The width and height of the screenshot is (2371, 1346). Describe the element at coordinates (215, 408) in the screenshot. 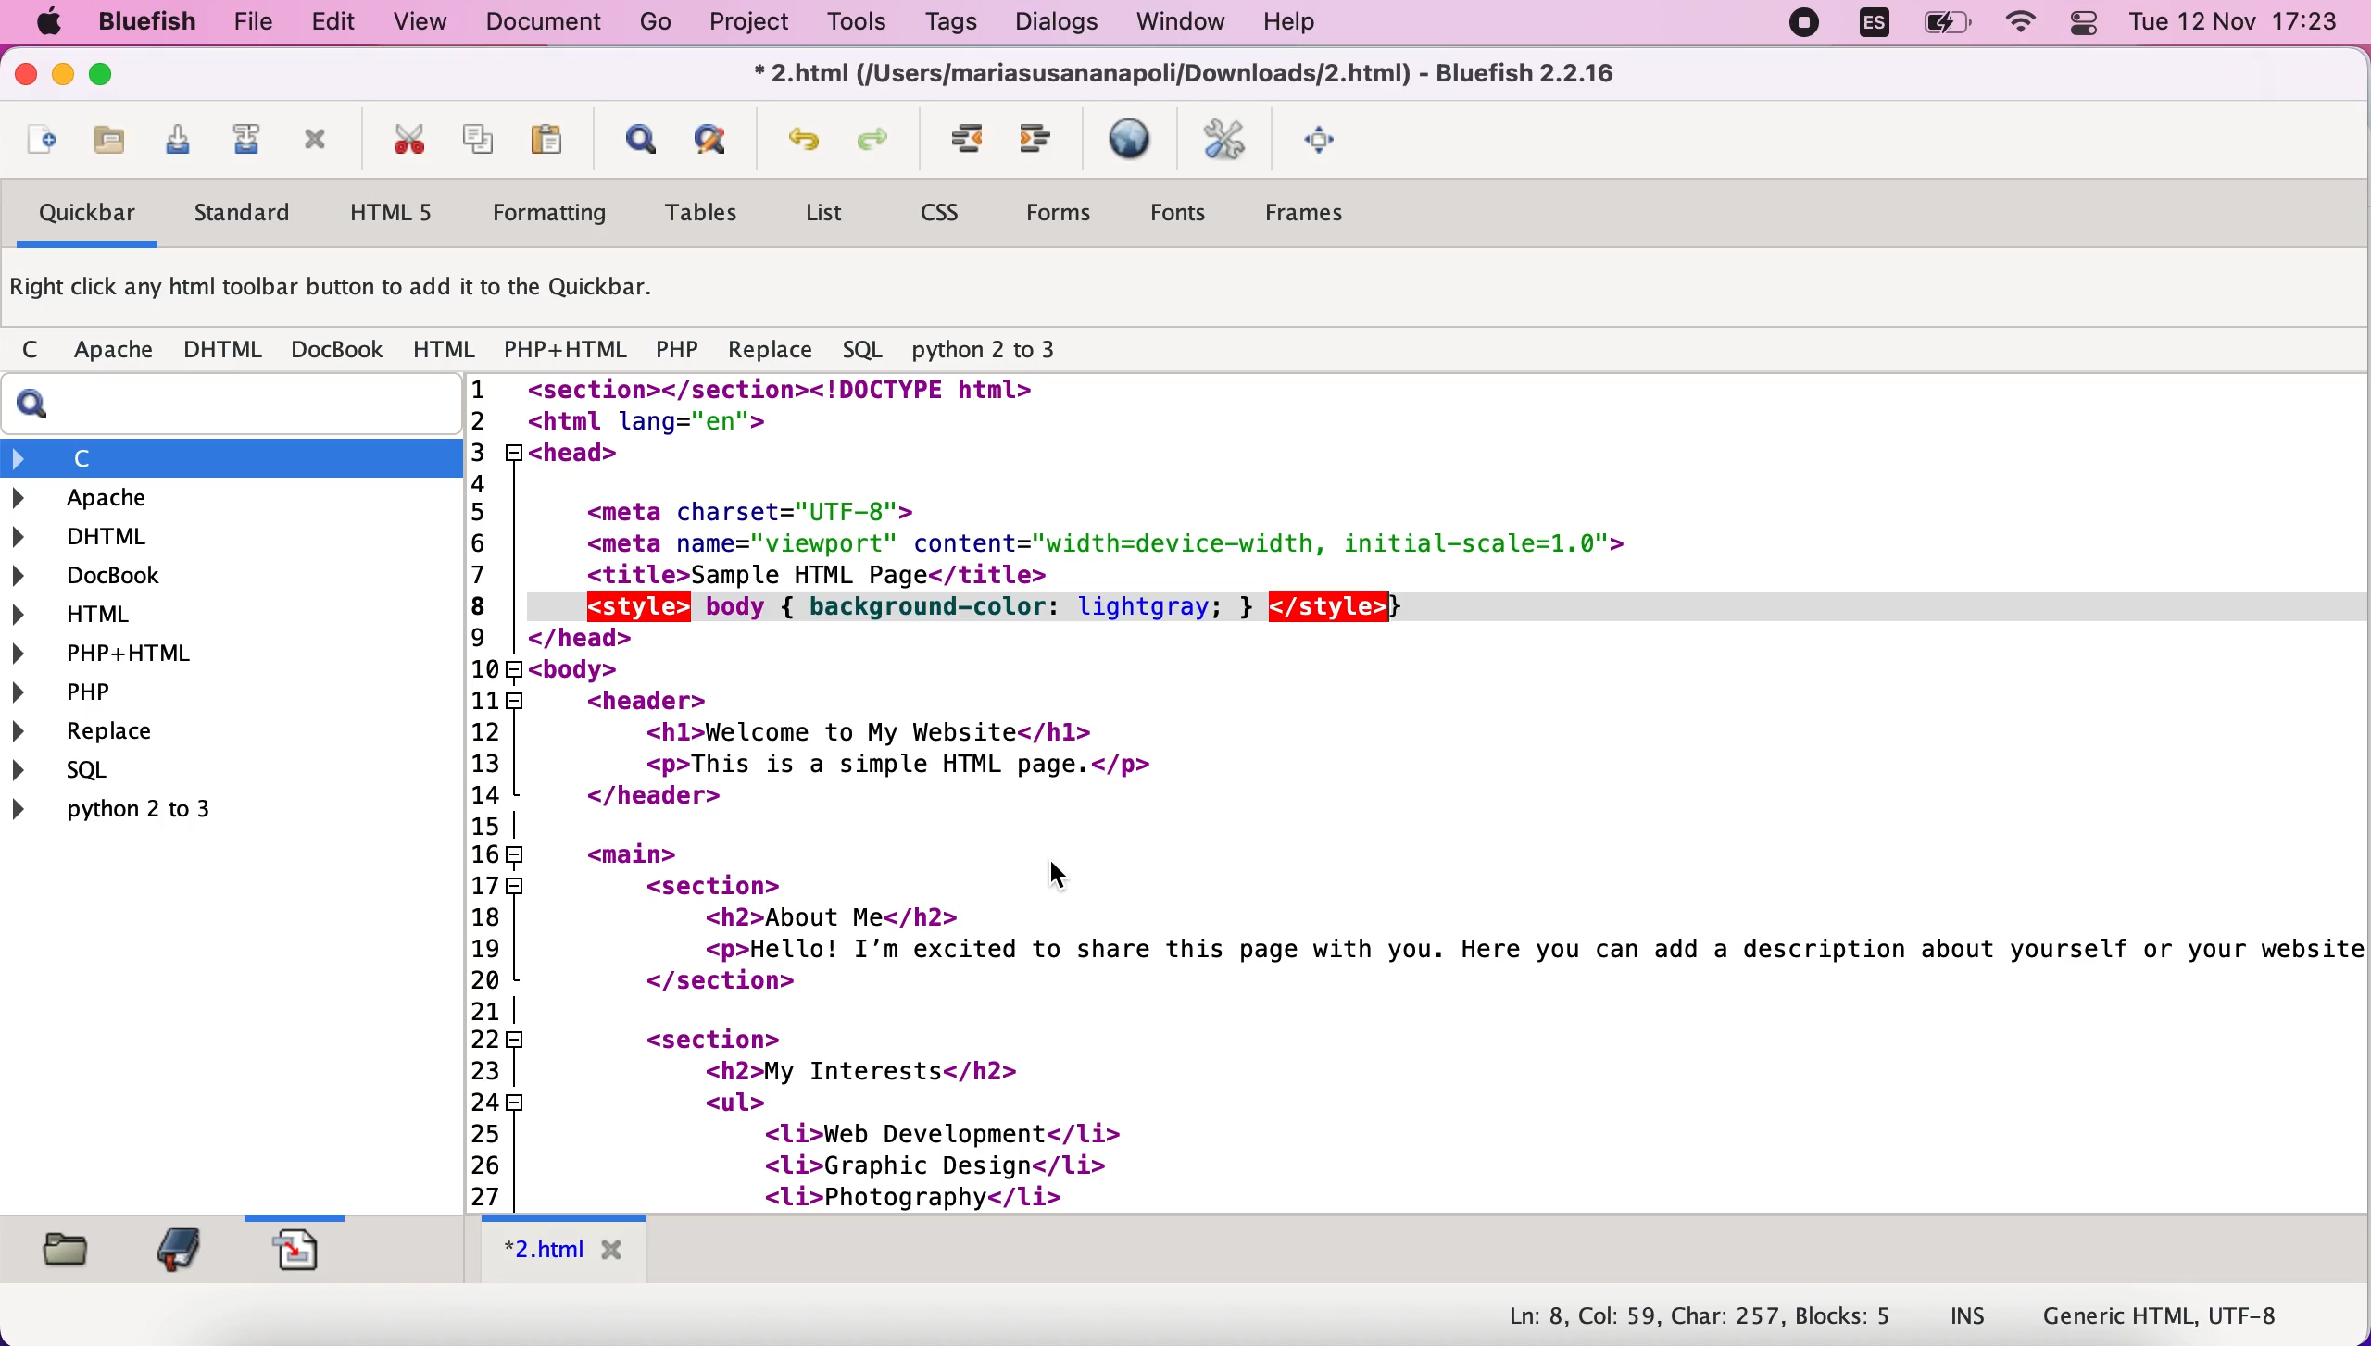

I see `search bar` at that location.